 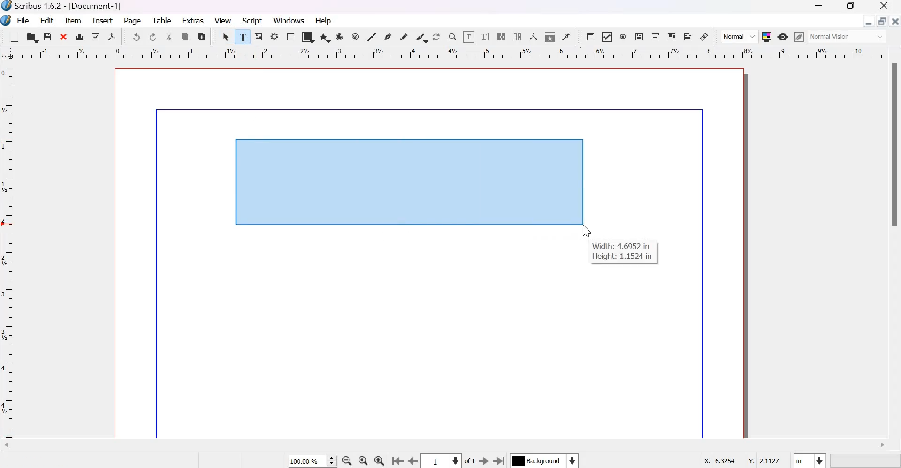 What do you see at coordinates (66, 7) in the screenshot?
I see `Scribus 1.6.2 - [Document-1]` at bounding box center [66, 7].